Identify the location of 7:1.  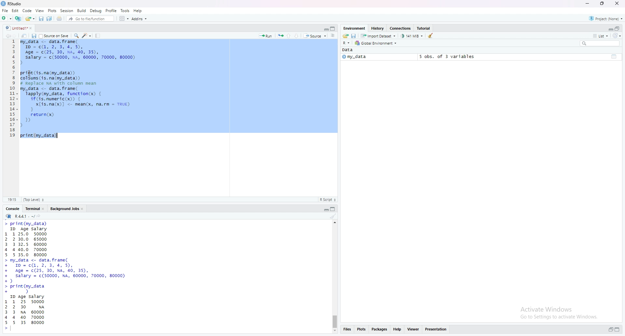
(12, 199).